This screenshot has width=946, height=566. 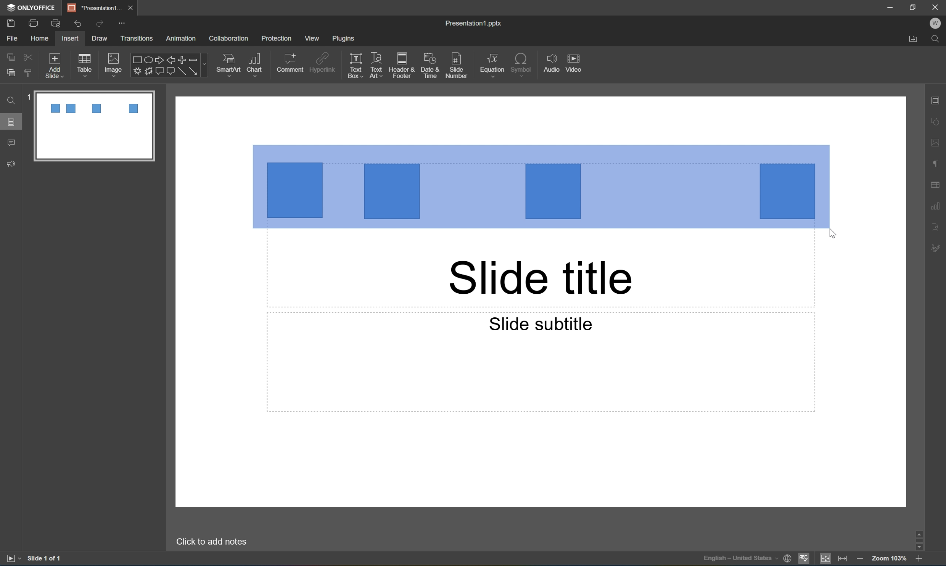 I want to click on W, so click(x=938, y=23).